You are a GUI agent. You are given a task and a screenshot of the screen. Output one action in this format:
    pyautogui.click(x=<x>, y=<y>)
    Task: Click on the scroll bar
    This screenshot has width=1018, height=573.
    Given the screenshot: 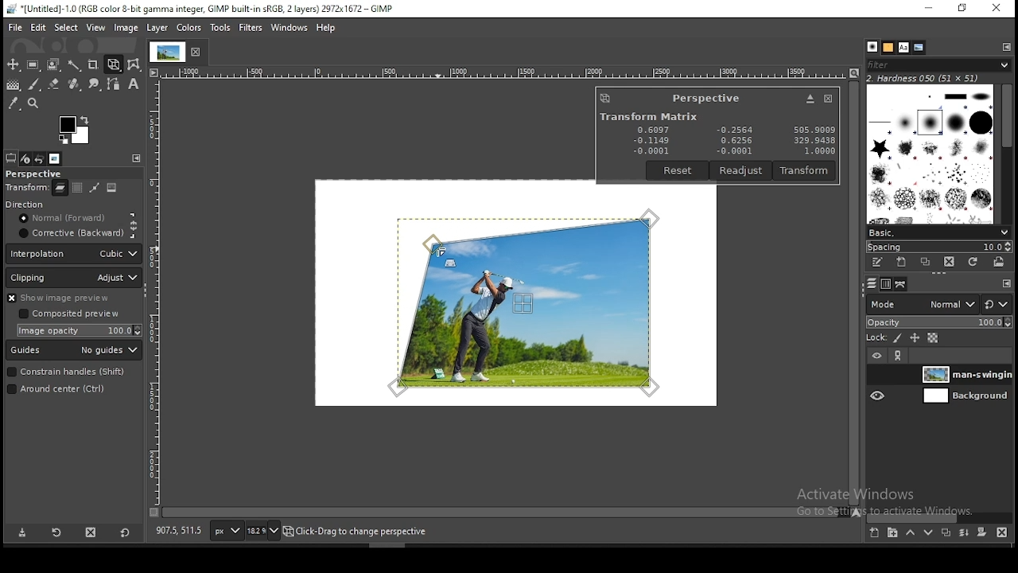 What is the action you would take?
    pyautogui.click(x=1006, y=154)
    